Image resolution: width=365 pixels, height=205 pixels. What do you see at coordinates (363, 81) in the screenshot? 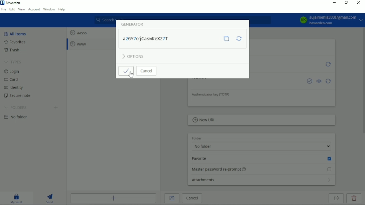
I see `Vertical scrollbar` at bounding box center [363, 81].